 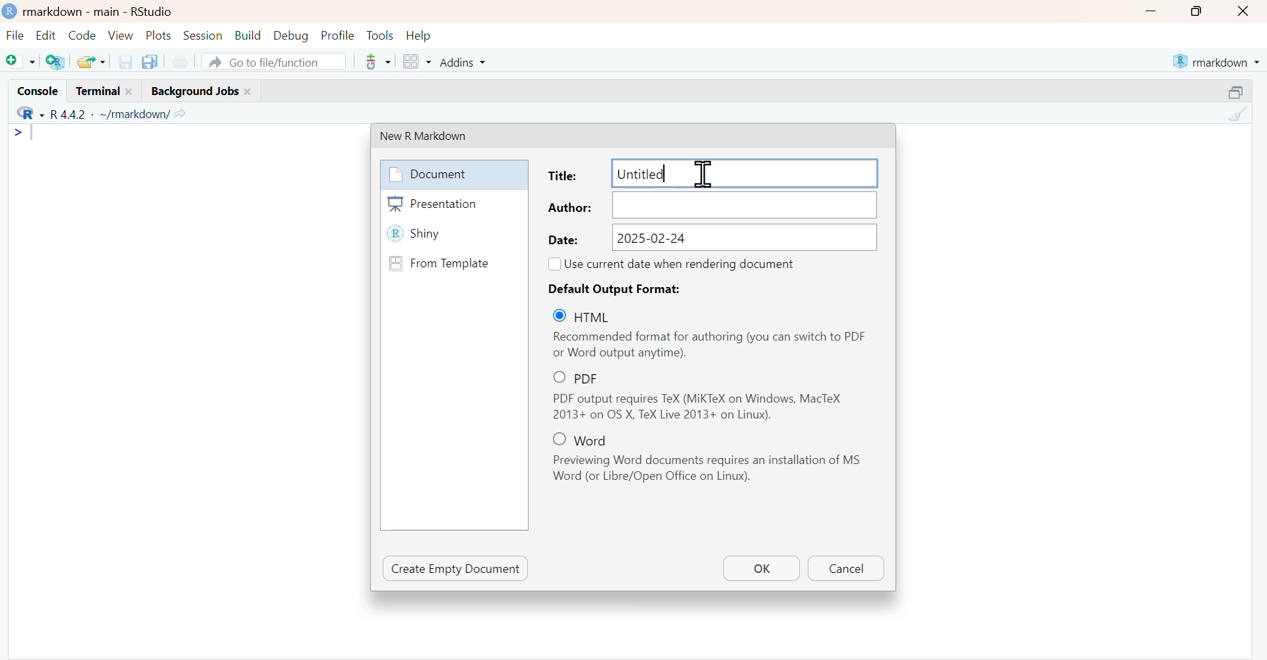 I want to click on Debug, so click(x=290, y=36).